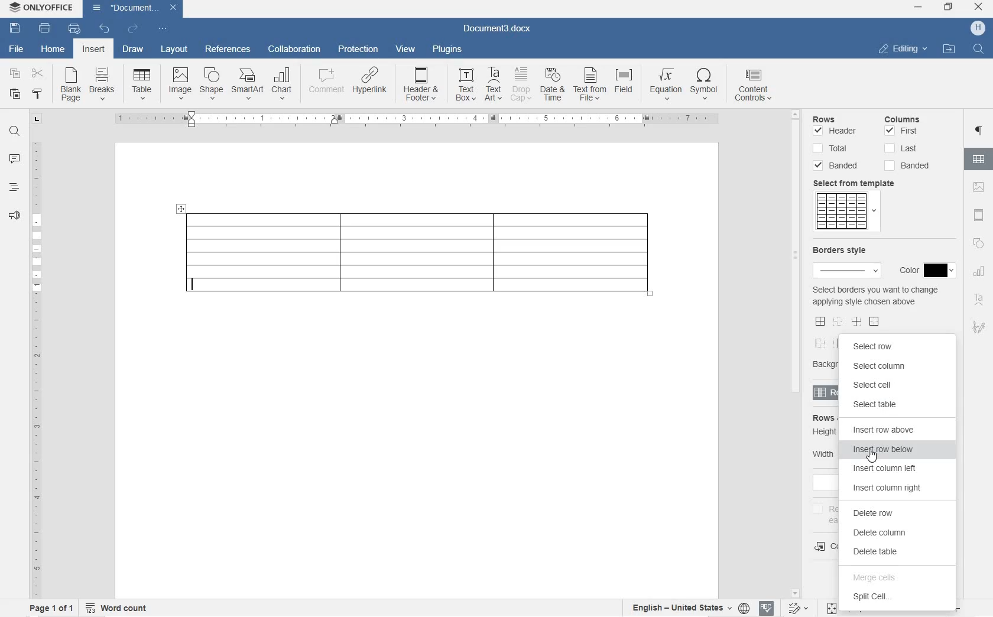 This screenshot has width=993, height=617. Describe the element at coordinates (37, 74) in the screenshot. I see `CUT` at that location.